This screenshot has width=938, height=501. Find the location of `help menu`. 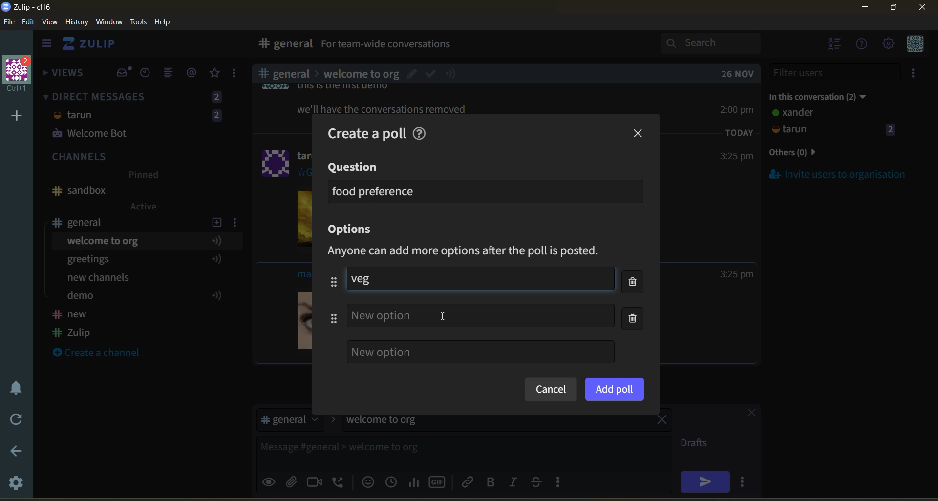

help menu is located at coordinates (862, 45).